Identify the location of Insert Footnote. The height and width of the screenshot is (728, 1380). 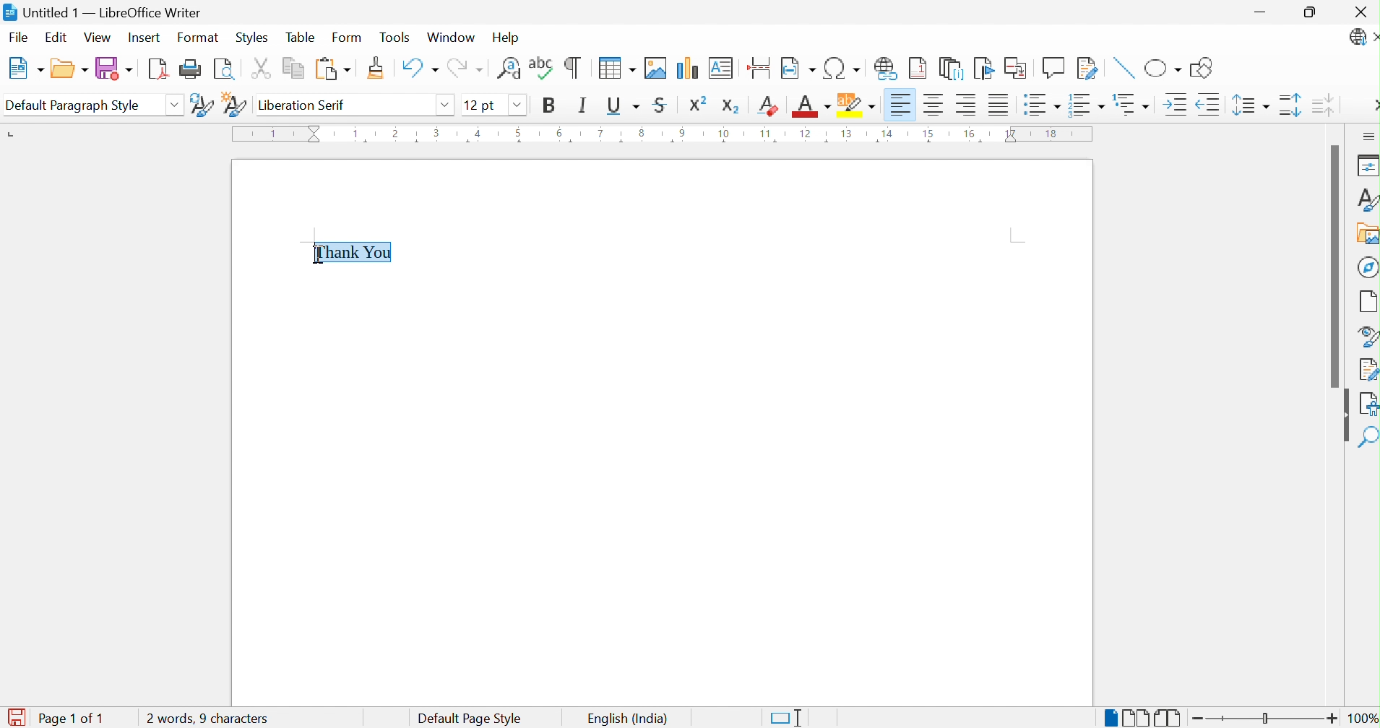
(918, 69).